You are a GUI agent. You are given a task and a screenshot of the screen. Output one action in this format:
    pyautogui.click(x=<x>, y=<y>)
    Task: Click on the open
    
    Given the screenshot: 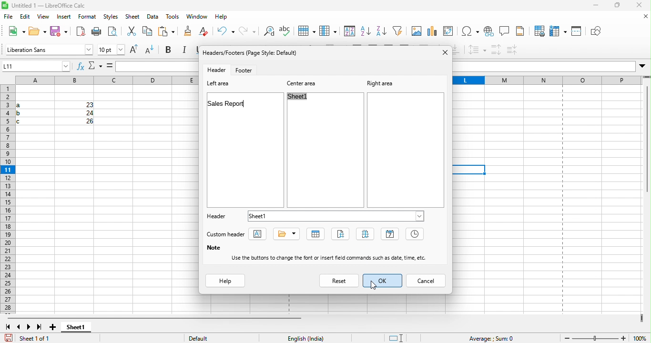 What is the action you would take?
    pyautogui.click(x=37, y=32)
    